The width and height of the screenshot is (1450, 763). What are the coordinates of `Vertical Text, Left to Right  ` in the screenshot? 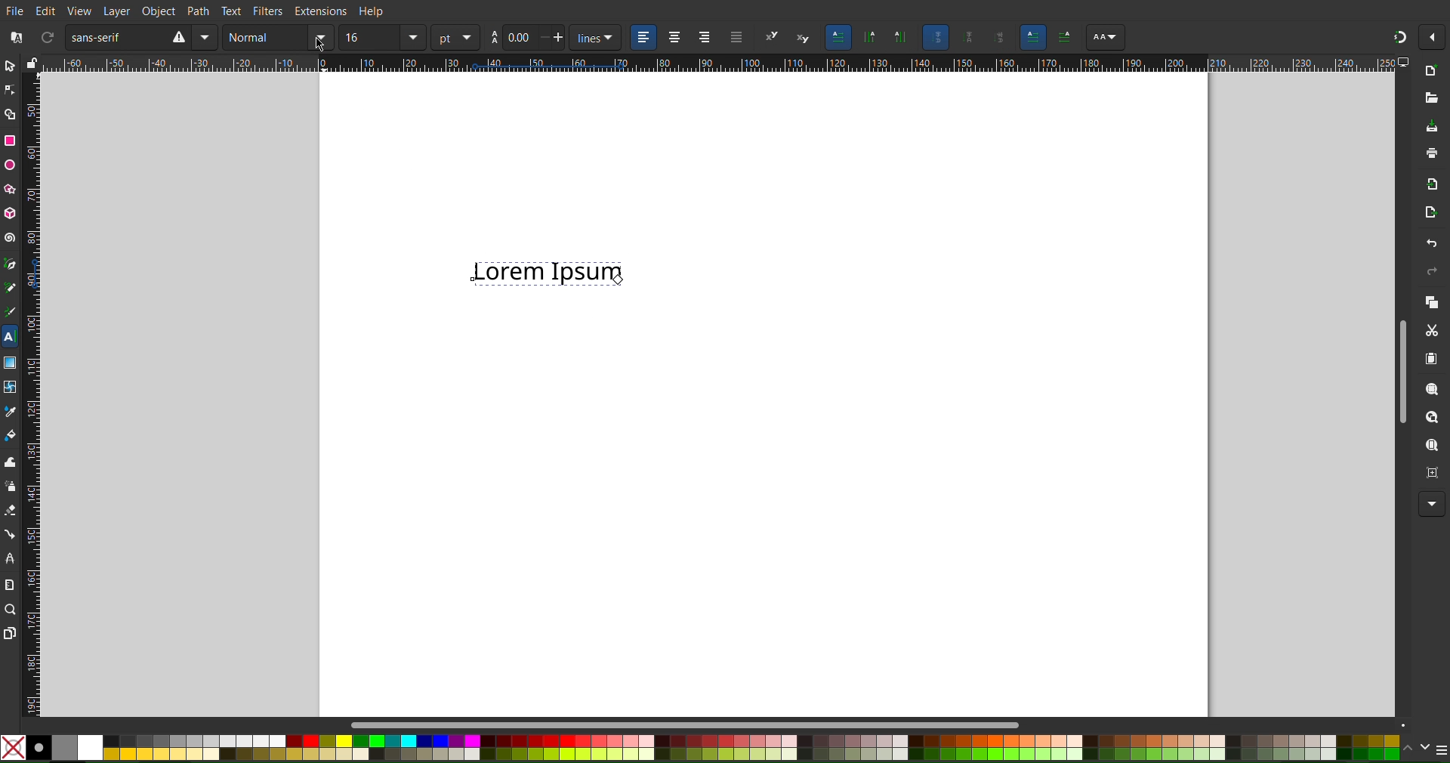 It's located at (899, 39).